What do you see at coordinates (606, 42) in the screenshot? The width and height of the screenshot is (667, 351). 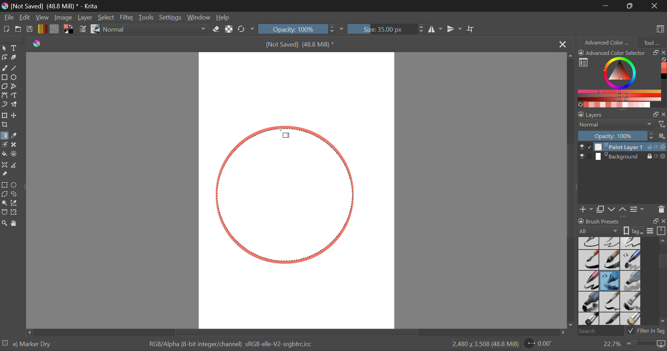 I see `Advanced Color Selector Tab Open` at bounding box center [606, 42].